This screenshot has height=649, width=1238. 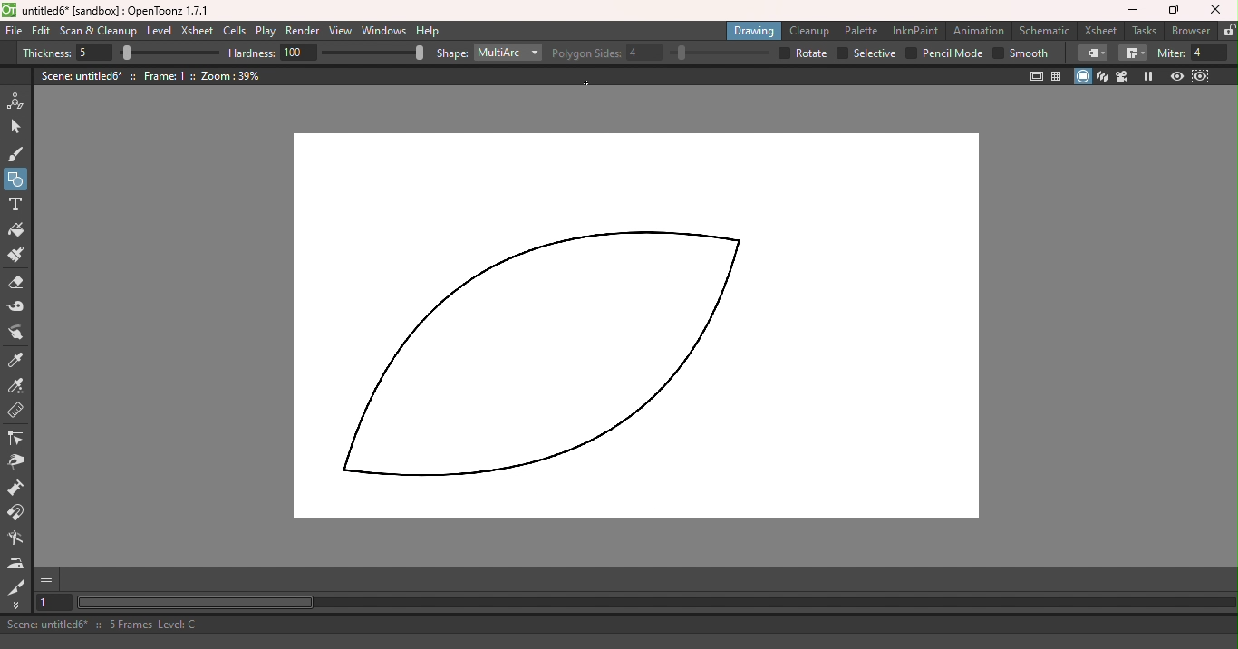 I want to click on More tools, so click(x=16, y=605).